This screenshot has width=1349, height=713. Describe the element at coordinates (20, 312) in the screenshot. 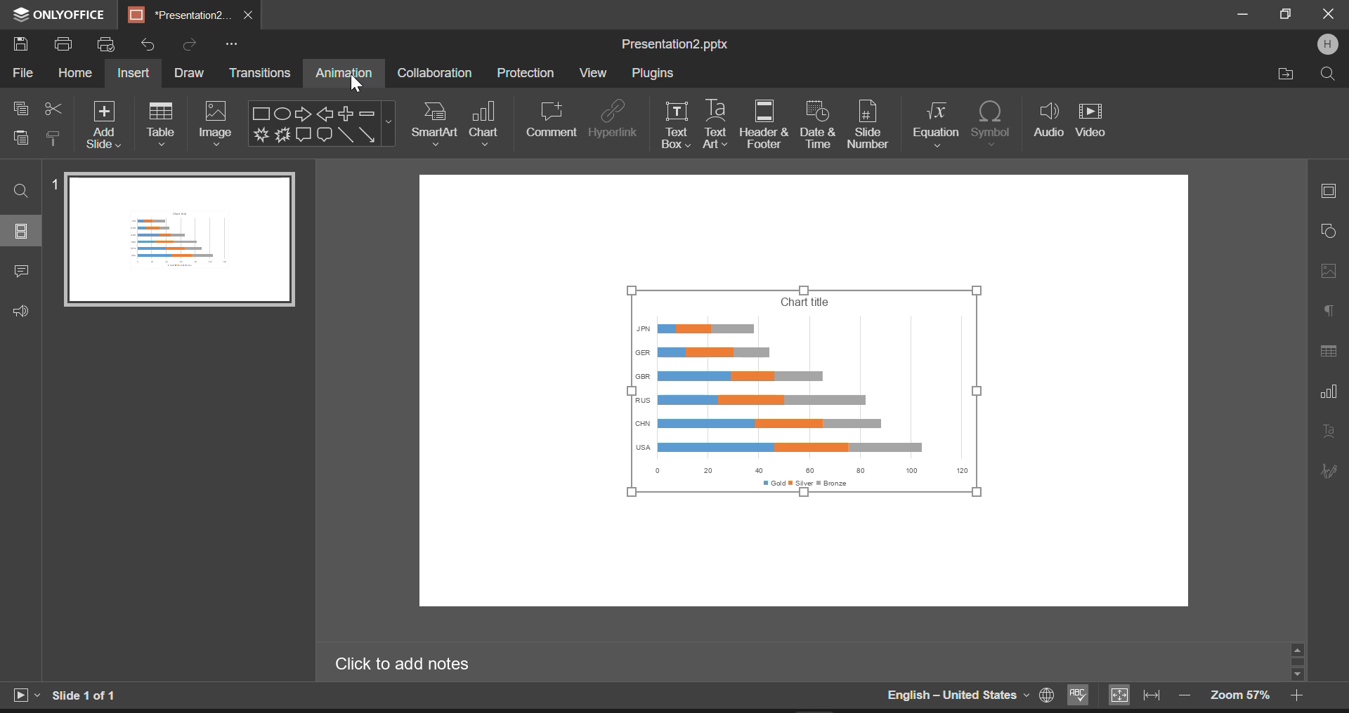

I see `Feedback & Support` at that location.